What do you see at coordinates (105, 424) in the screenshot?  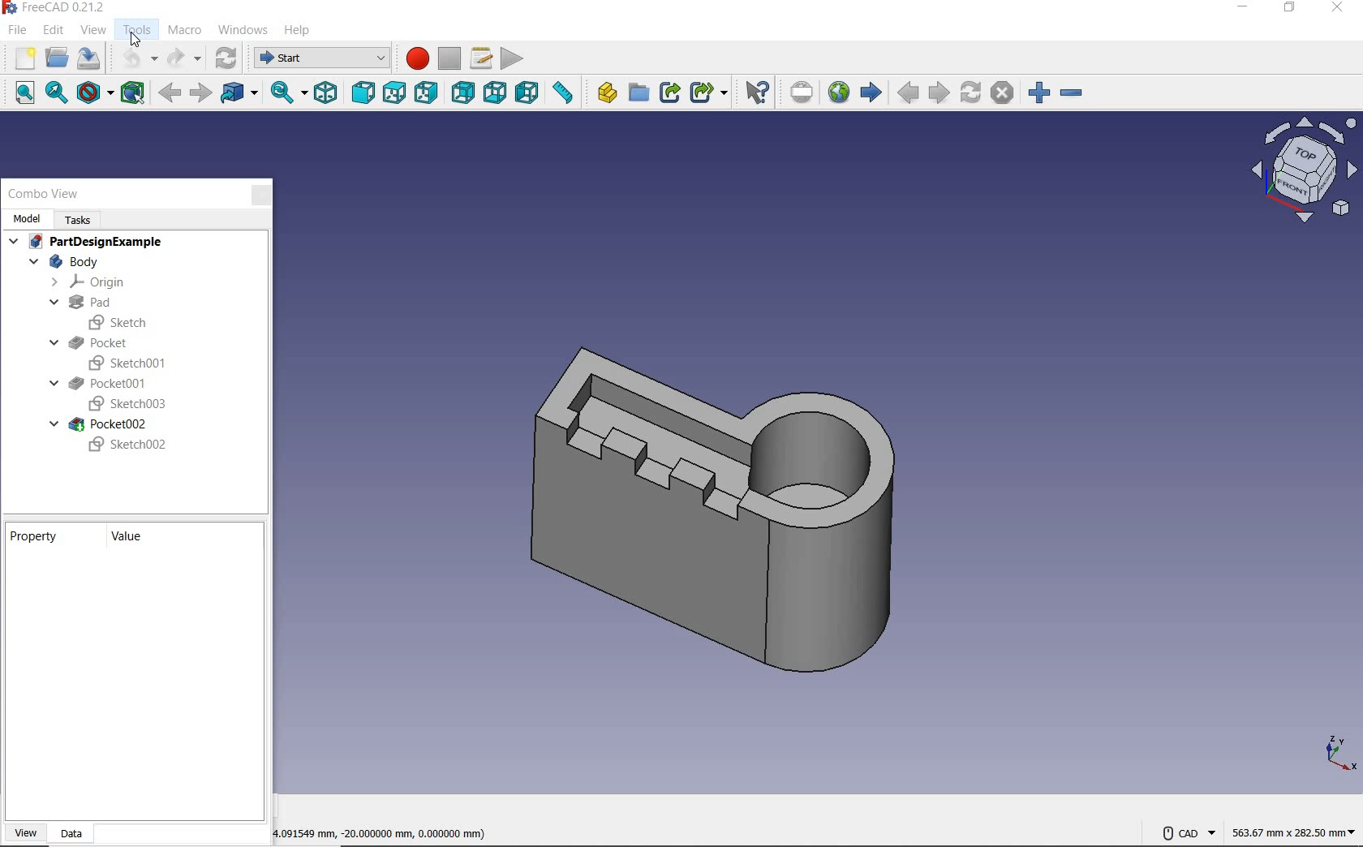 I see `Pocket002` at bounding box center [105, 424].